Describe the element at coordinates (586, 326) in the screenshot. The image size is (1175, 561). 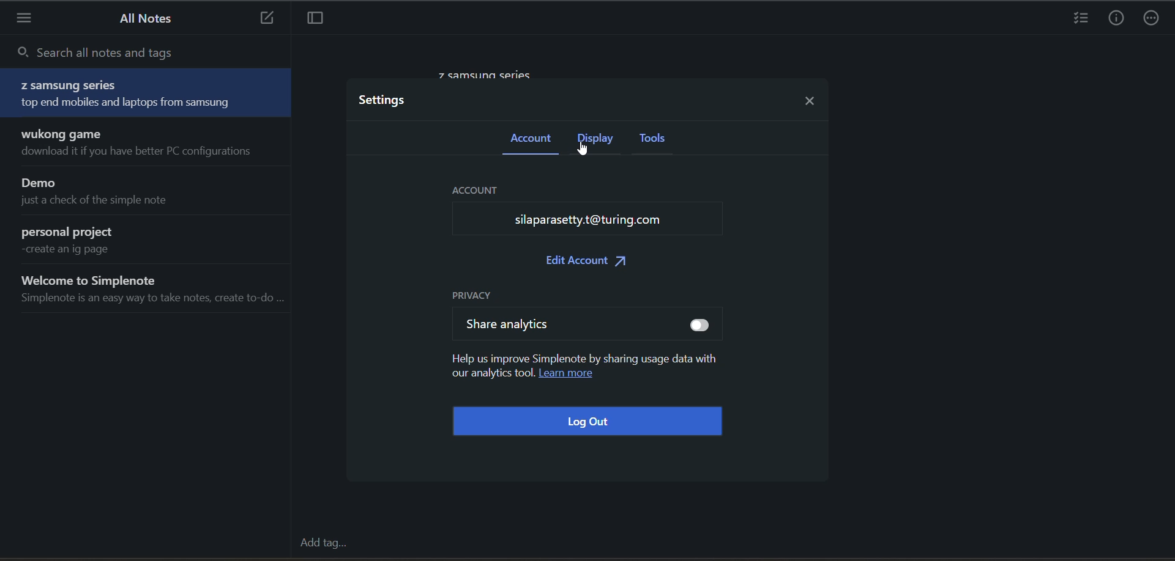
I see `share analytics` at that location.